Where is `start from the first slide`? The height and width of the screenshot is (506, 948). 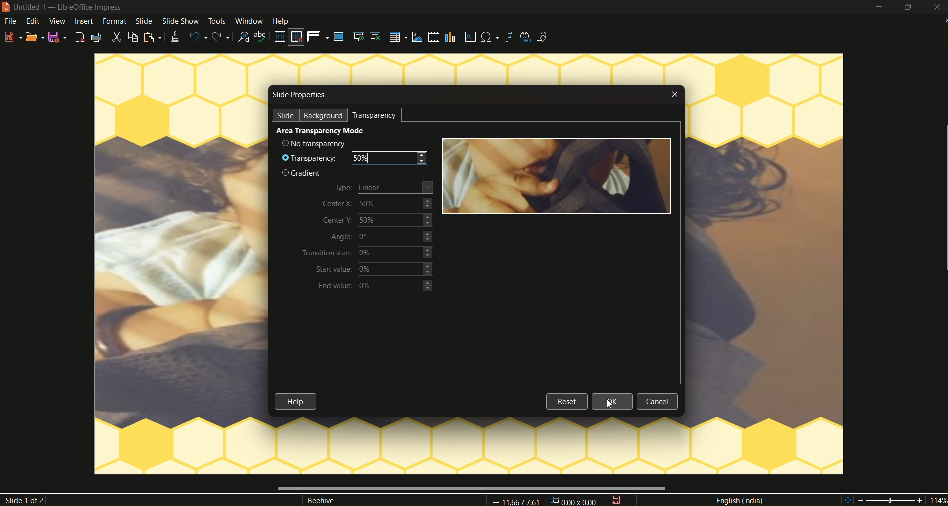
start from the first slide is located at coordinates (359, 37).